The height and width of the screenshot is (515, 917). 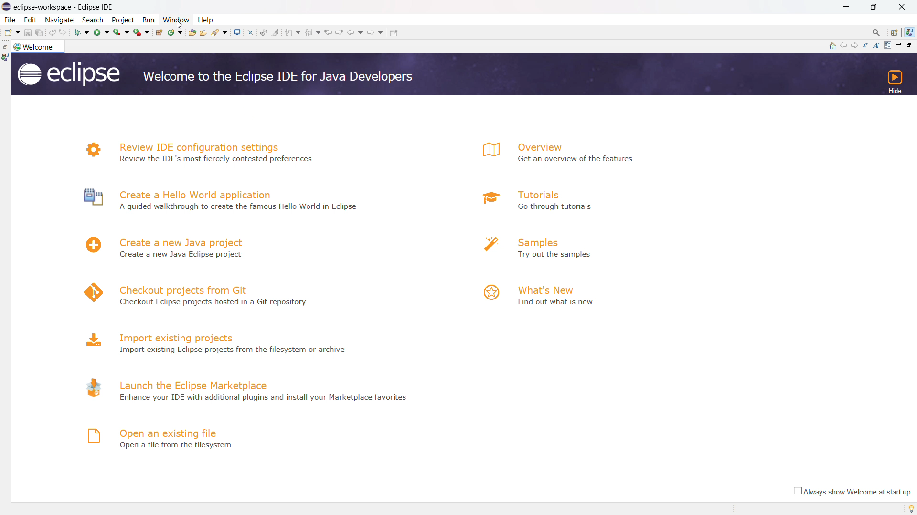 I want to click on java, so click(x=911, y=32).